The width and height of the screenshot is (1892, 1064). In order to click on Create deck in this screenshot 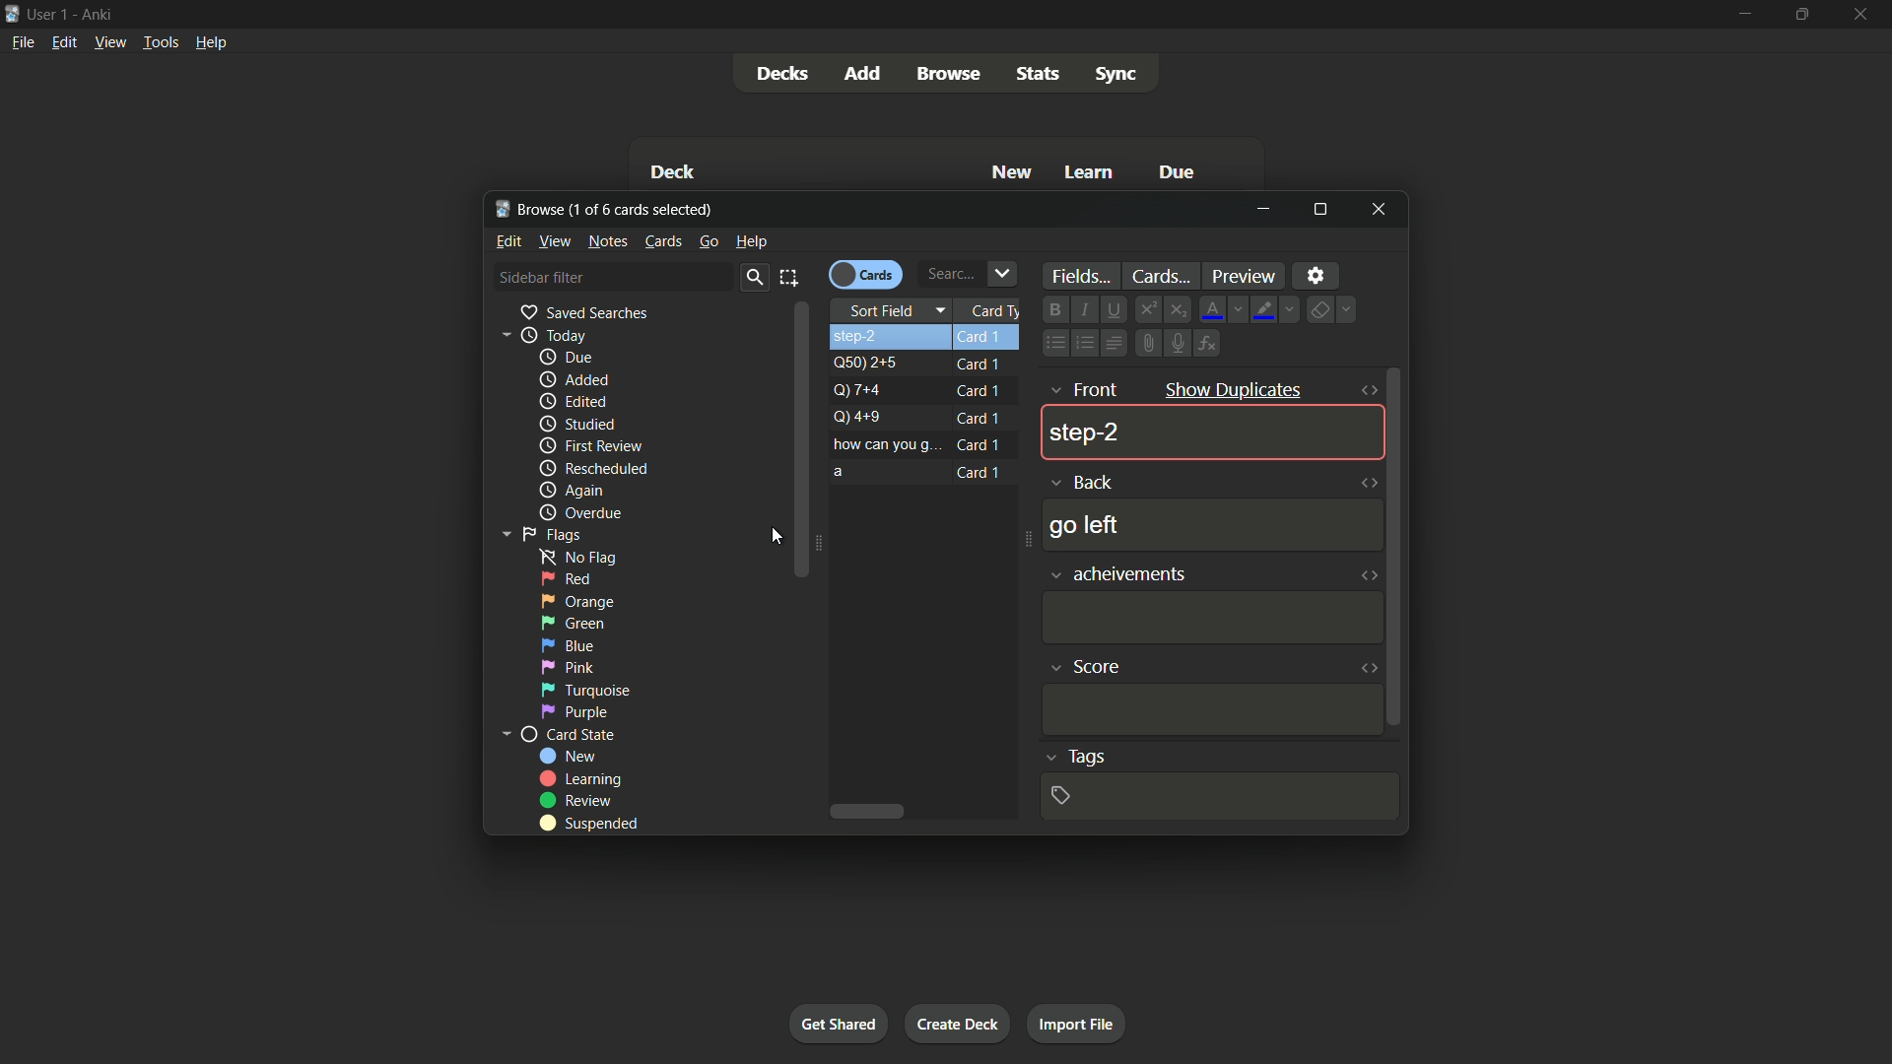, I will do `click(959, 1023)`.